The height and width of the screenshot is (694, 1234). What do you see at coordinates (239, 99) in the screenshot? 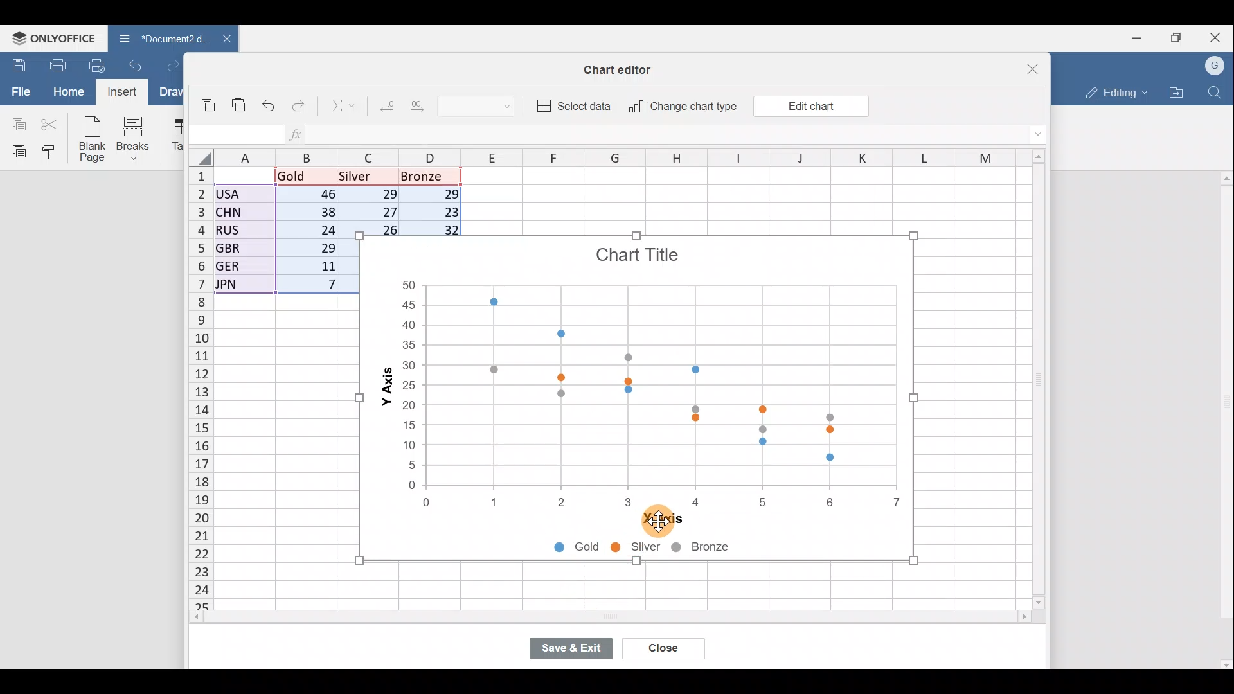
I see `Paste` at bounding box center [239, 99].